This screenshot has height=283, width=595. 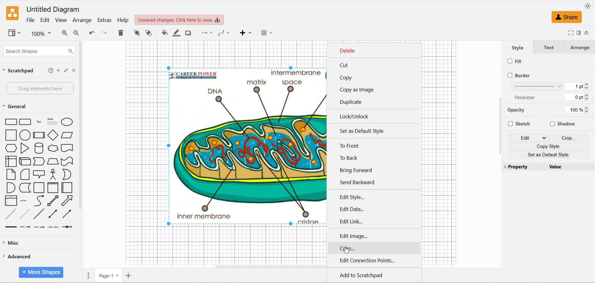 What do you see at coordinates (359, 171) in the screenshot?
I see `bring forward` at bounding box center [359, 171].